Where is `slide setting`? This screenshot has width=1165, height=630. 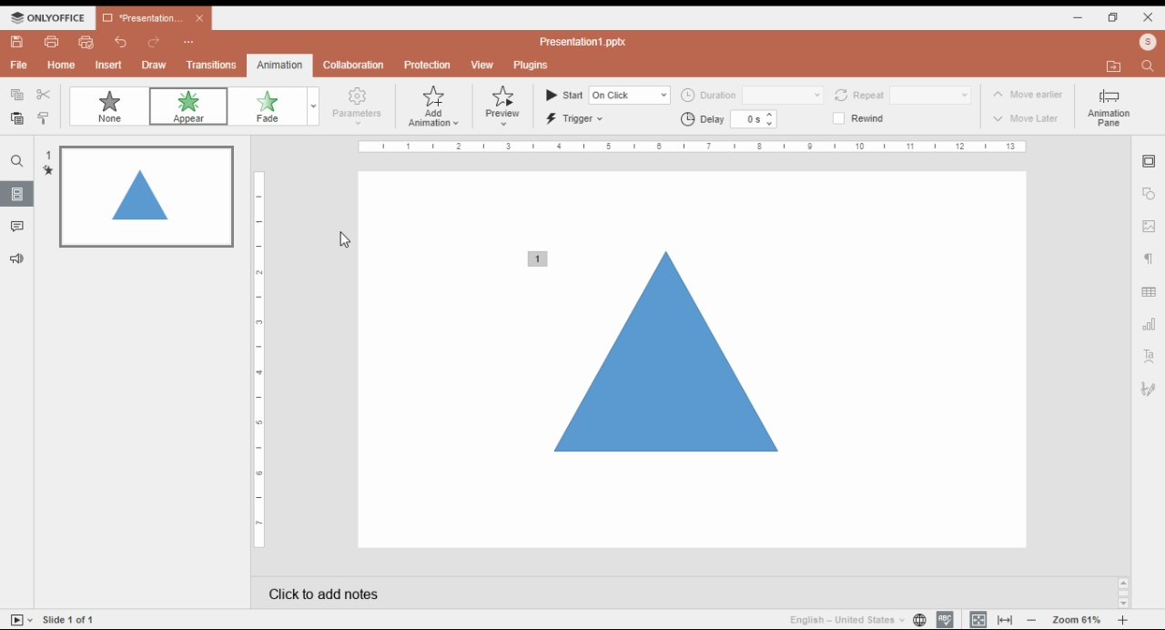
slide setting is located at coordinates (1148, 162).